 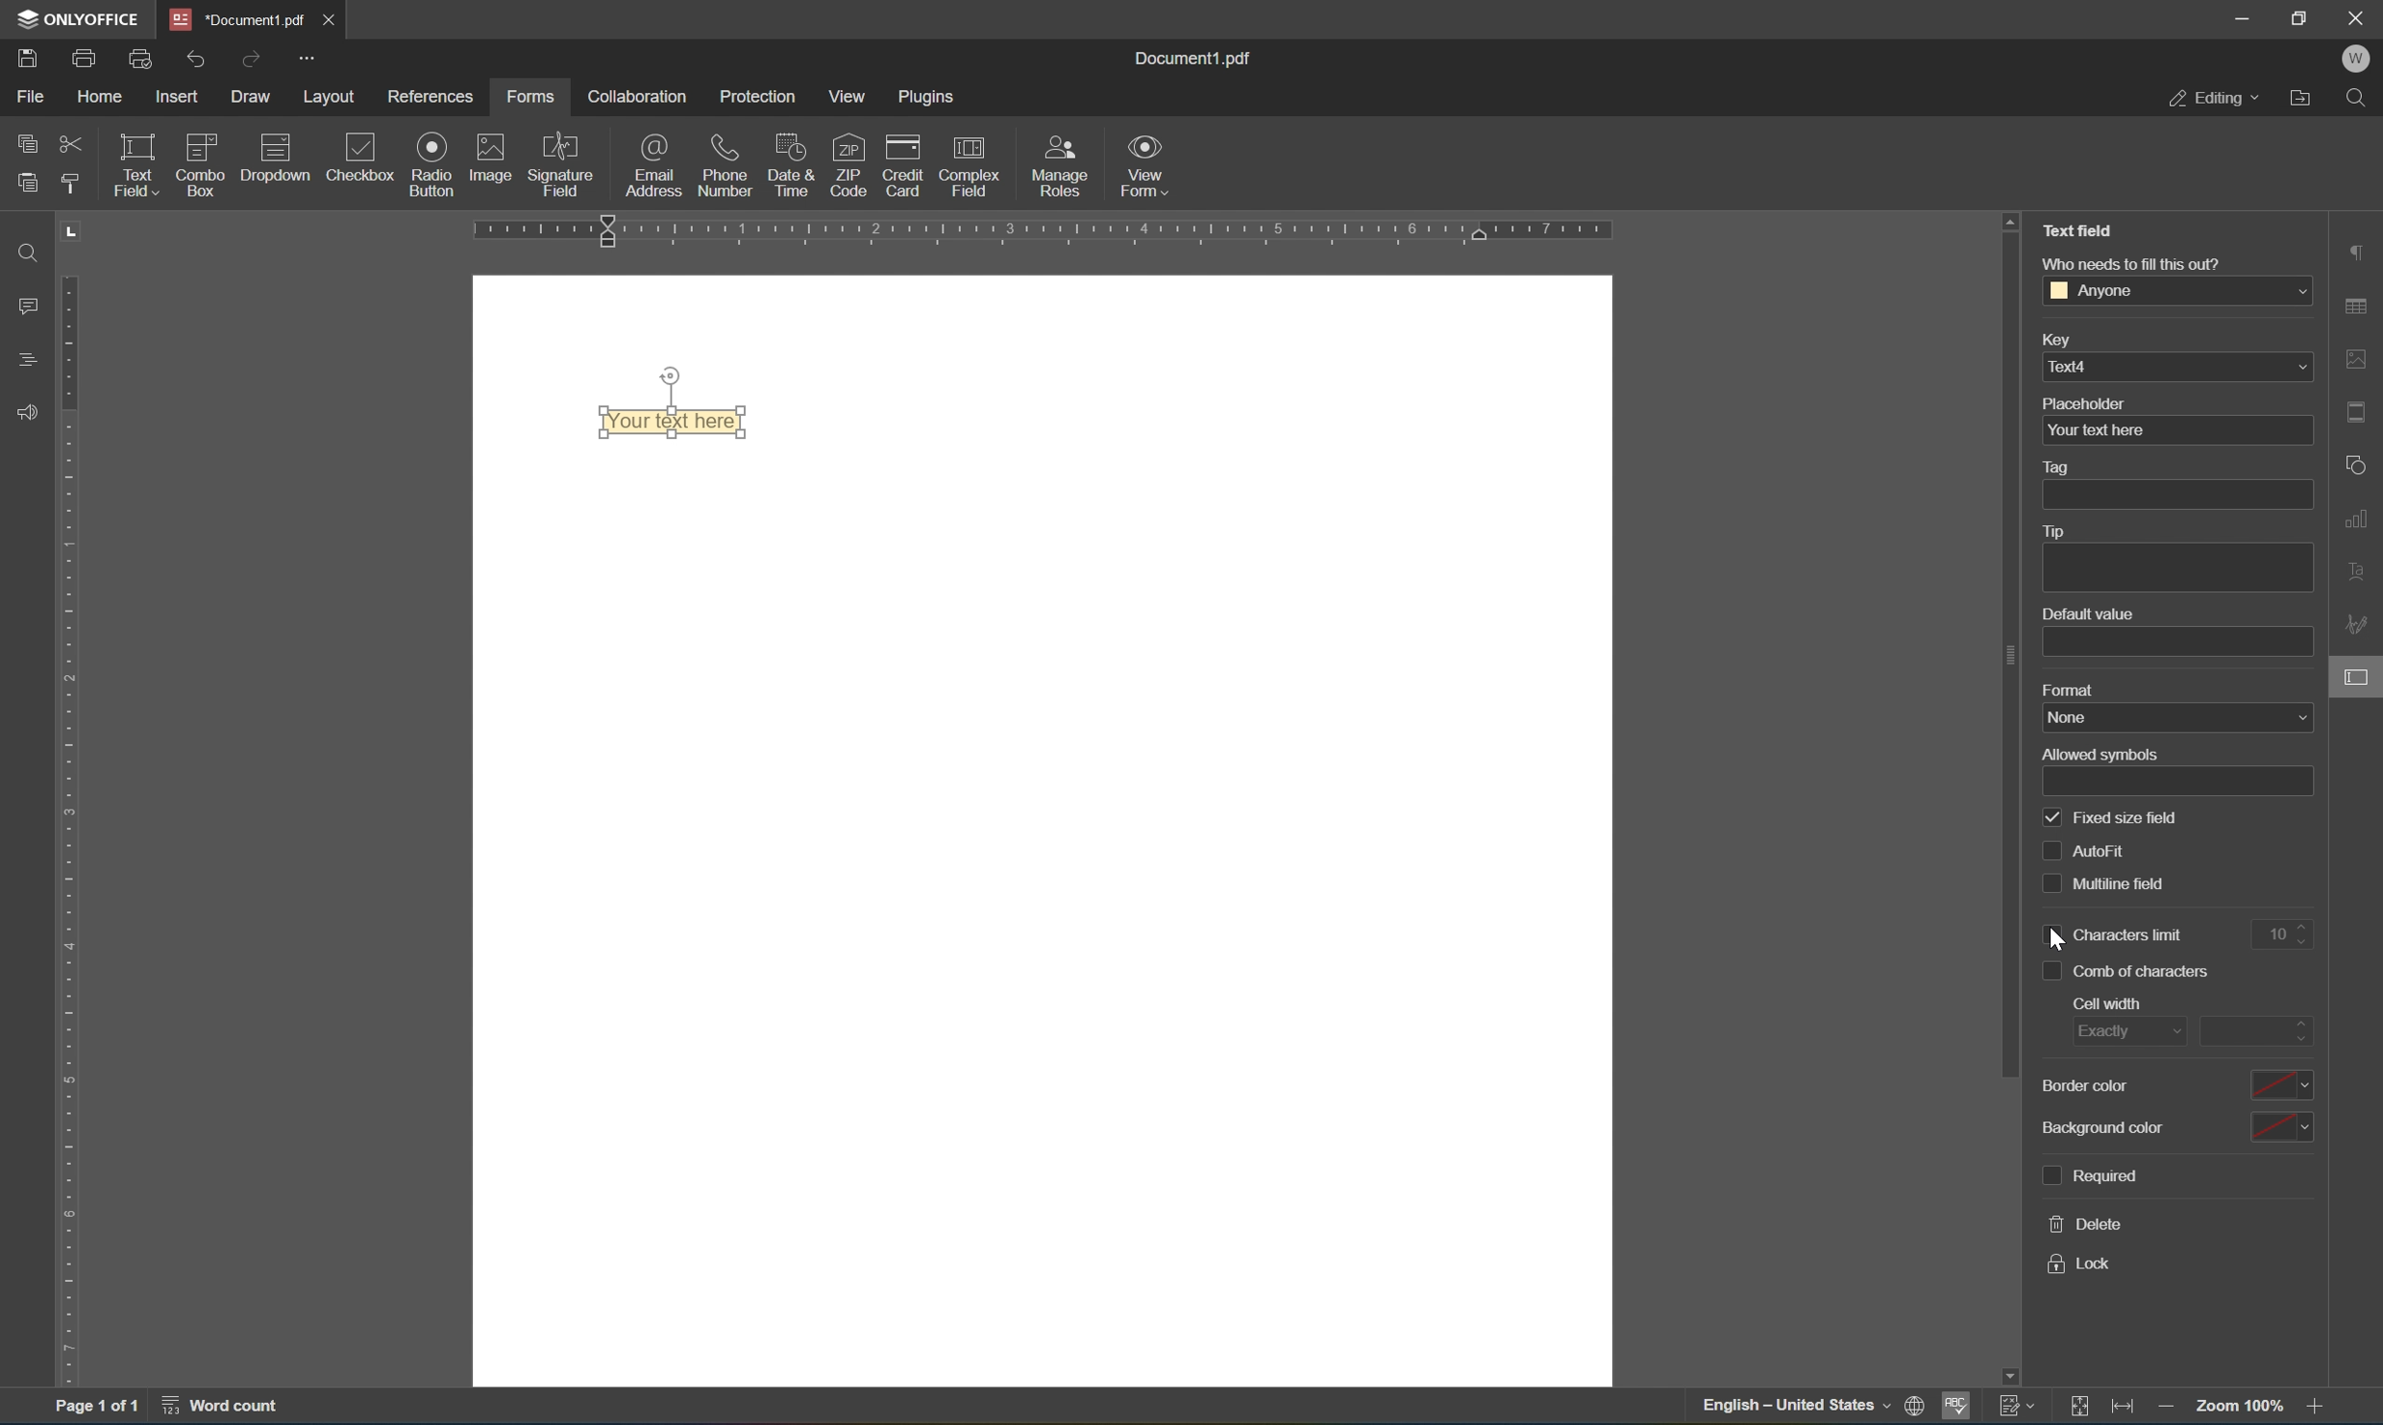 What do you see at coordinates (671, 422) in the screenshot?
I see `your text here` at bounding box center [671, 422].